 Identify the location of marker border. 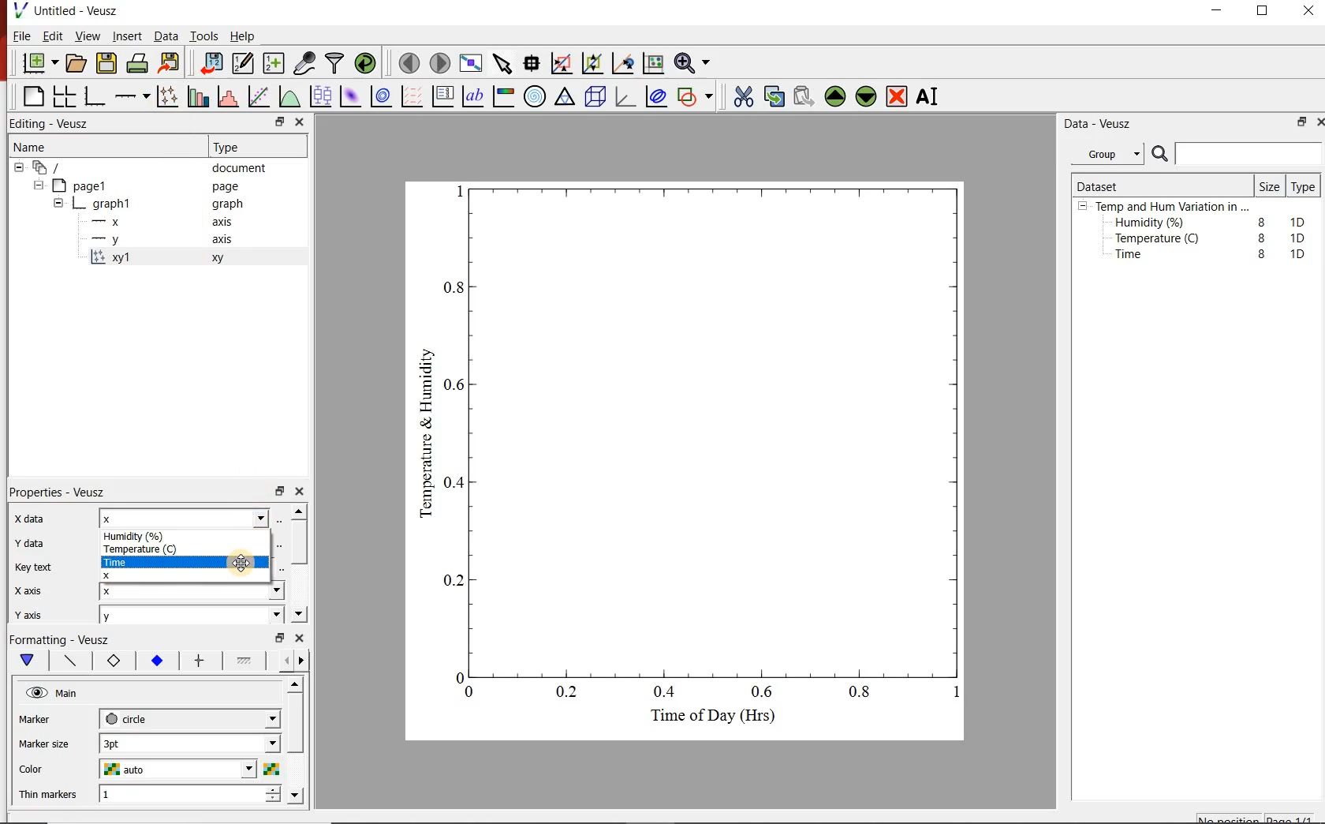
(114, 663).